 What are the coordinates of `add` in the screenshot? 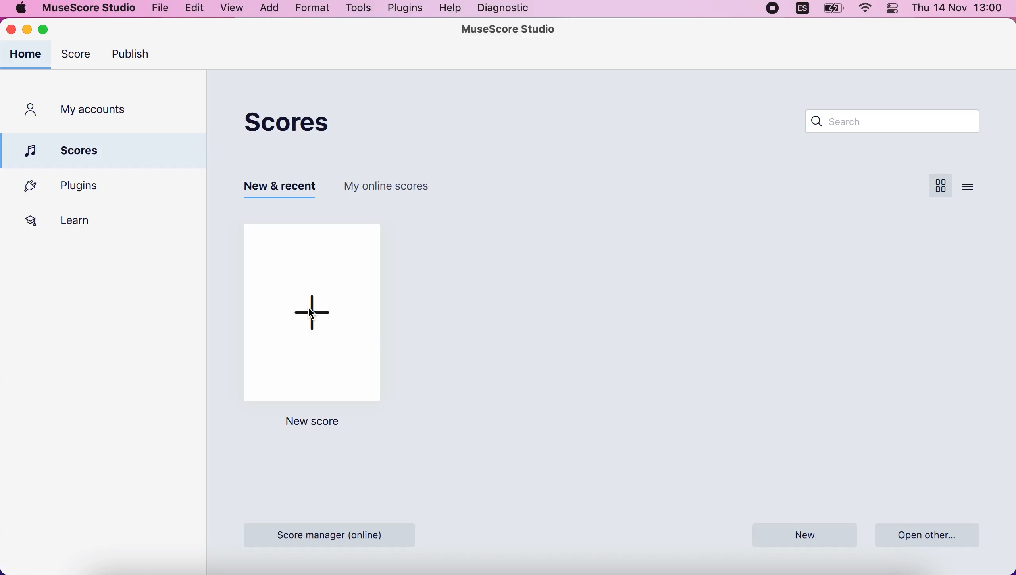 It's located at (268, 9).